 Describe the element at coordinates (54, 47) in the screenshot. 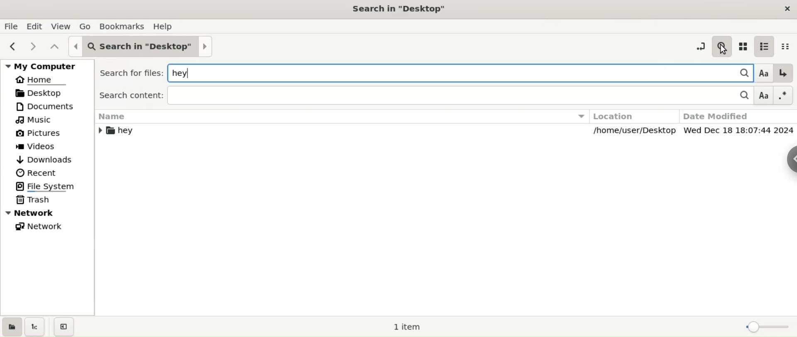

I see `paren folder` at that location.